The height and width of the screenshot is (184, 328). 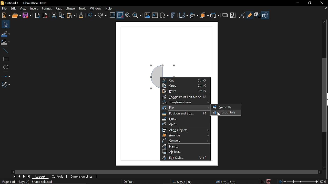 What do you see at coordinates (47, 9) in the screenshot?
I see `Format` at bounding box center [47, 9].